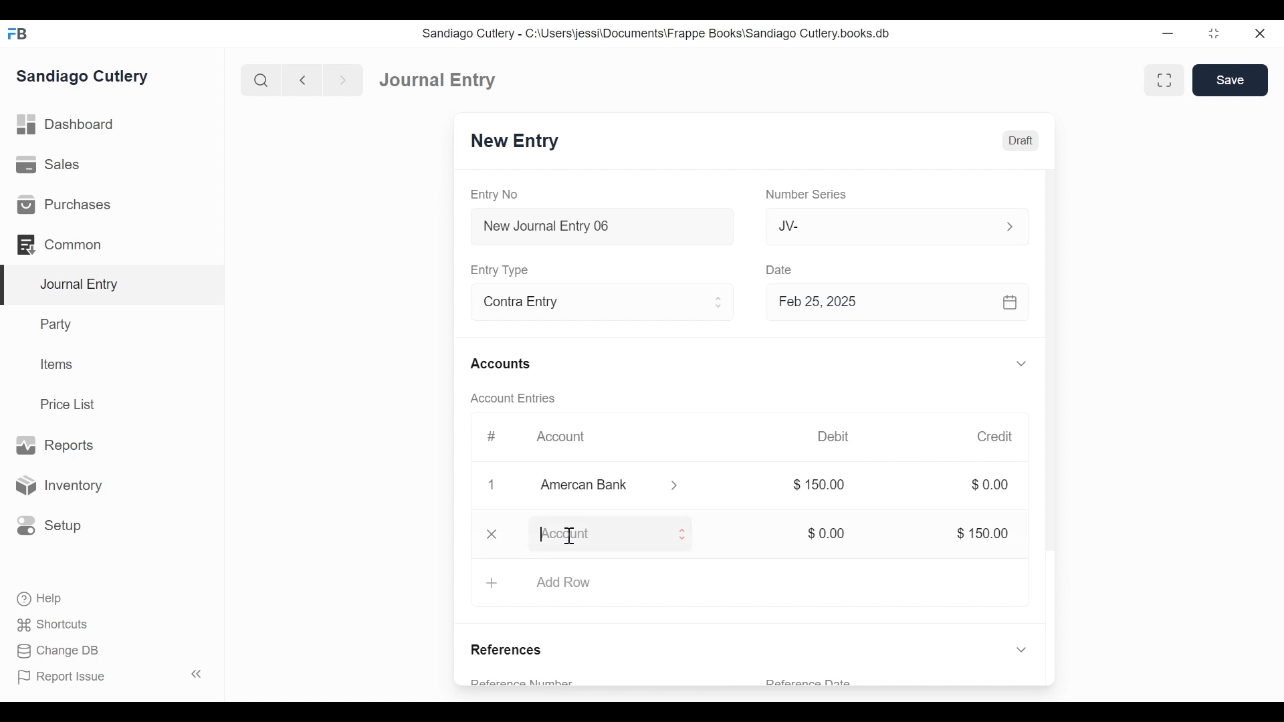  What do you see at coordinates (570, 441) in the screenshot?
I see `Account` at bounding box center [570, 441].